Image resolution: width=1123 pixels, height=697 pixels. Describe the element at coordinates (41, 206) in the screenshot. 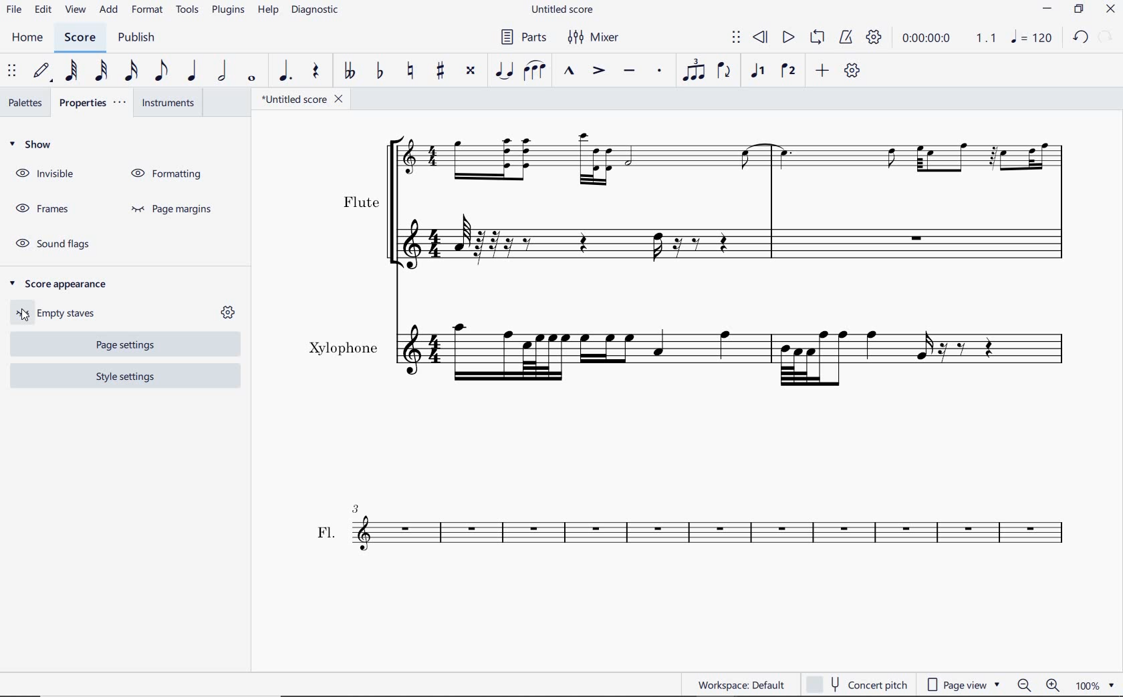

I see `FRAMES` at that location.